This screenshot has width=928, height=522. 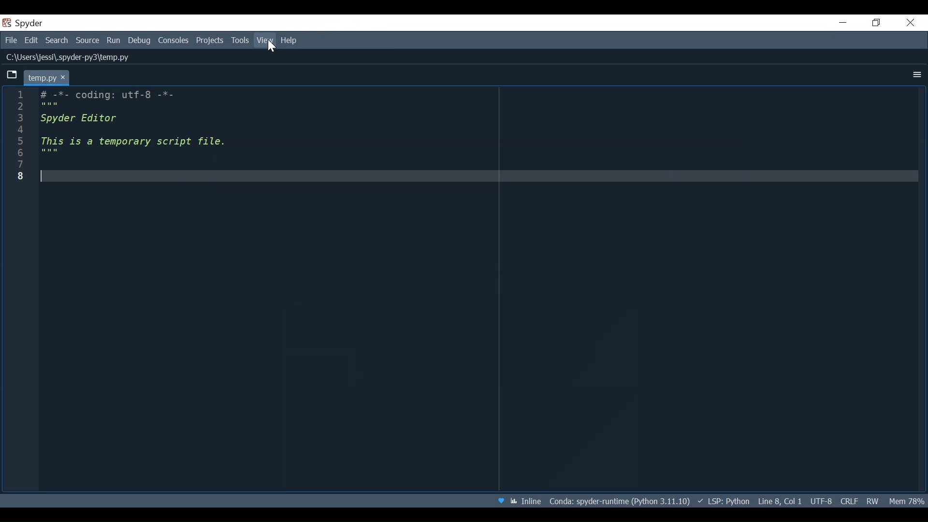 I want to click on View, so click(x=265, y=41).